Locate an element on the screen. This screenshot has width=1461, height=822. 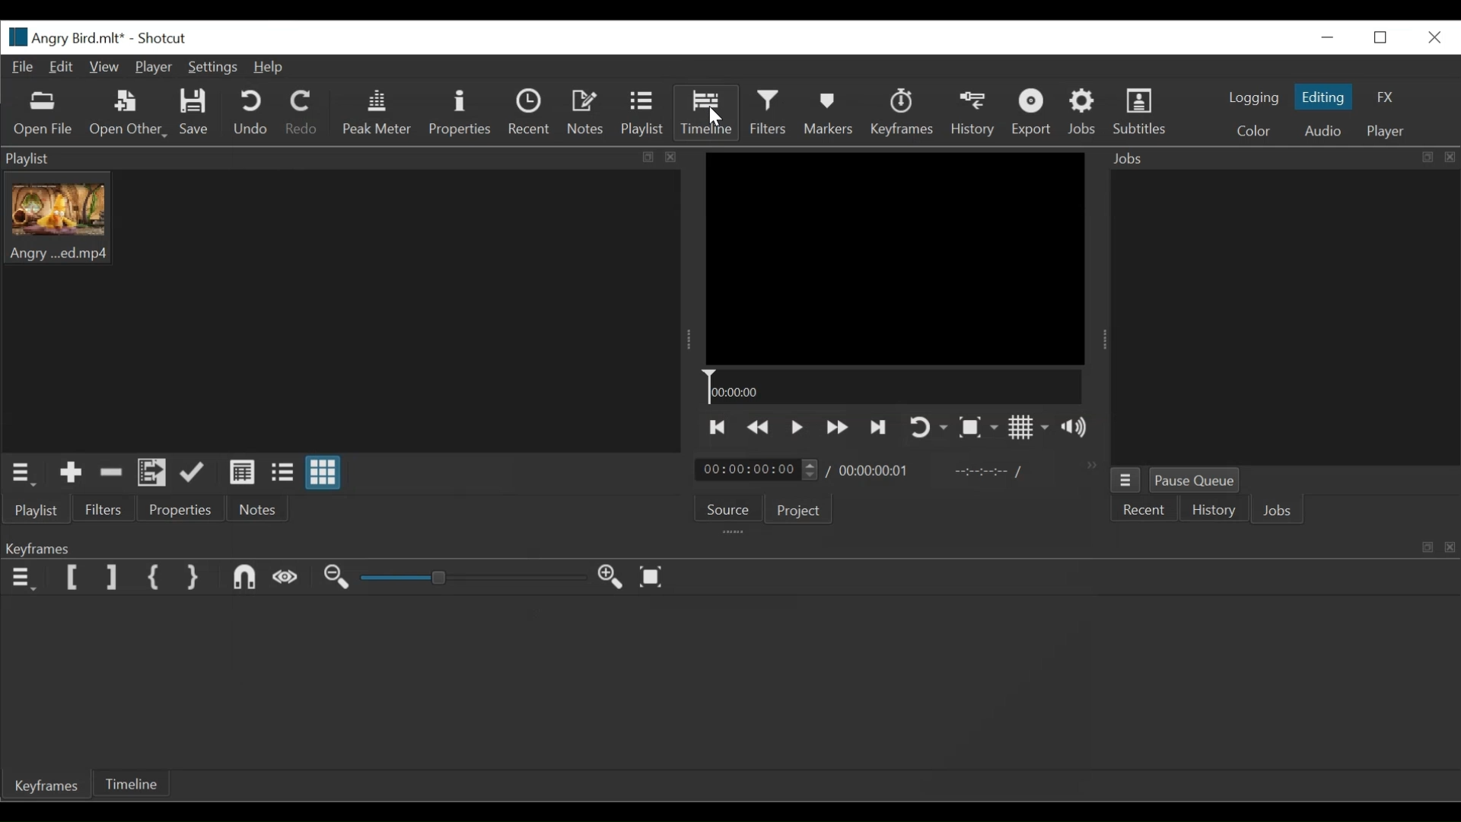
Undo is located at coordinates (250, 113).